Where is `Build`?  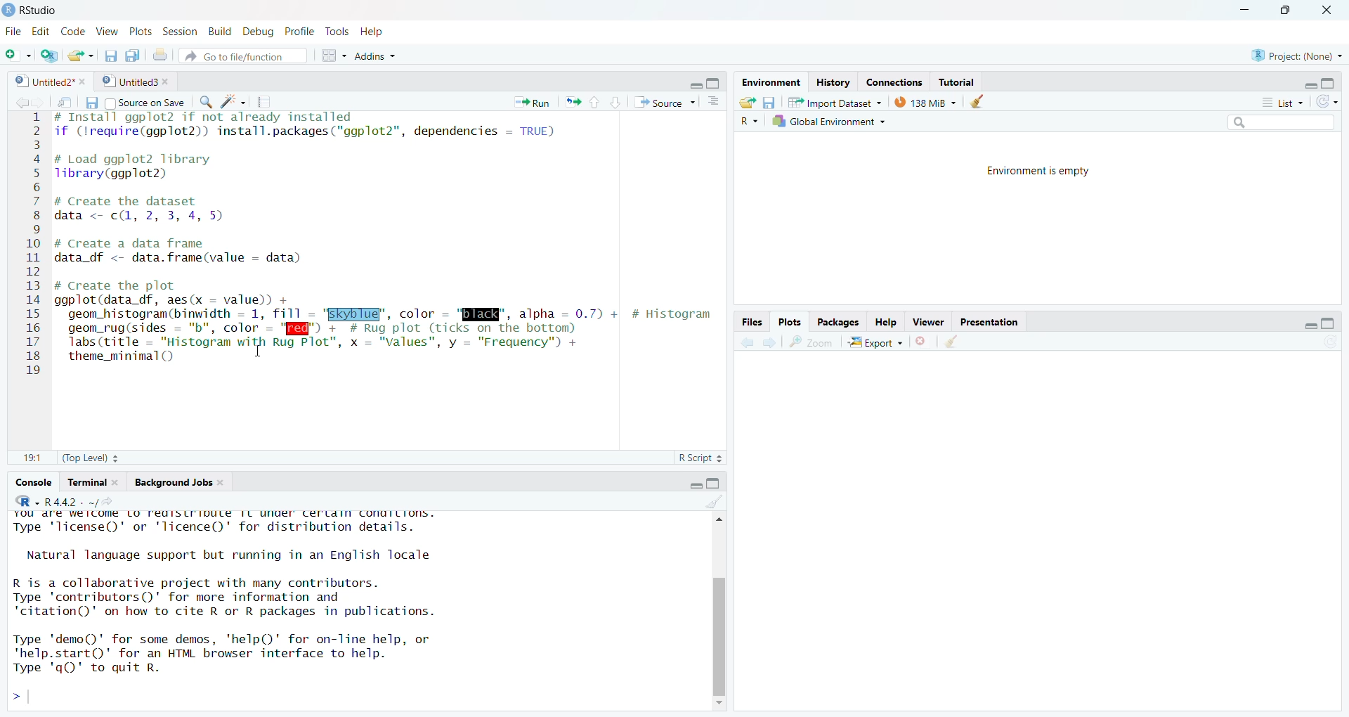 Build is located at coordinates (217, 30).